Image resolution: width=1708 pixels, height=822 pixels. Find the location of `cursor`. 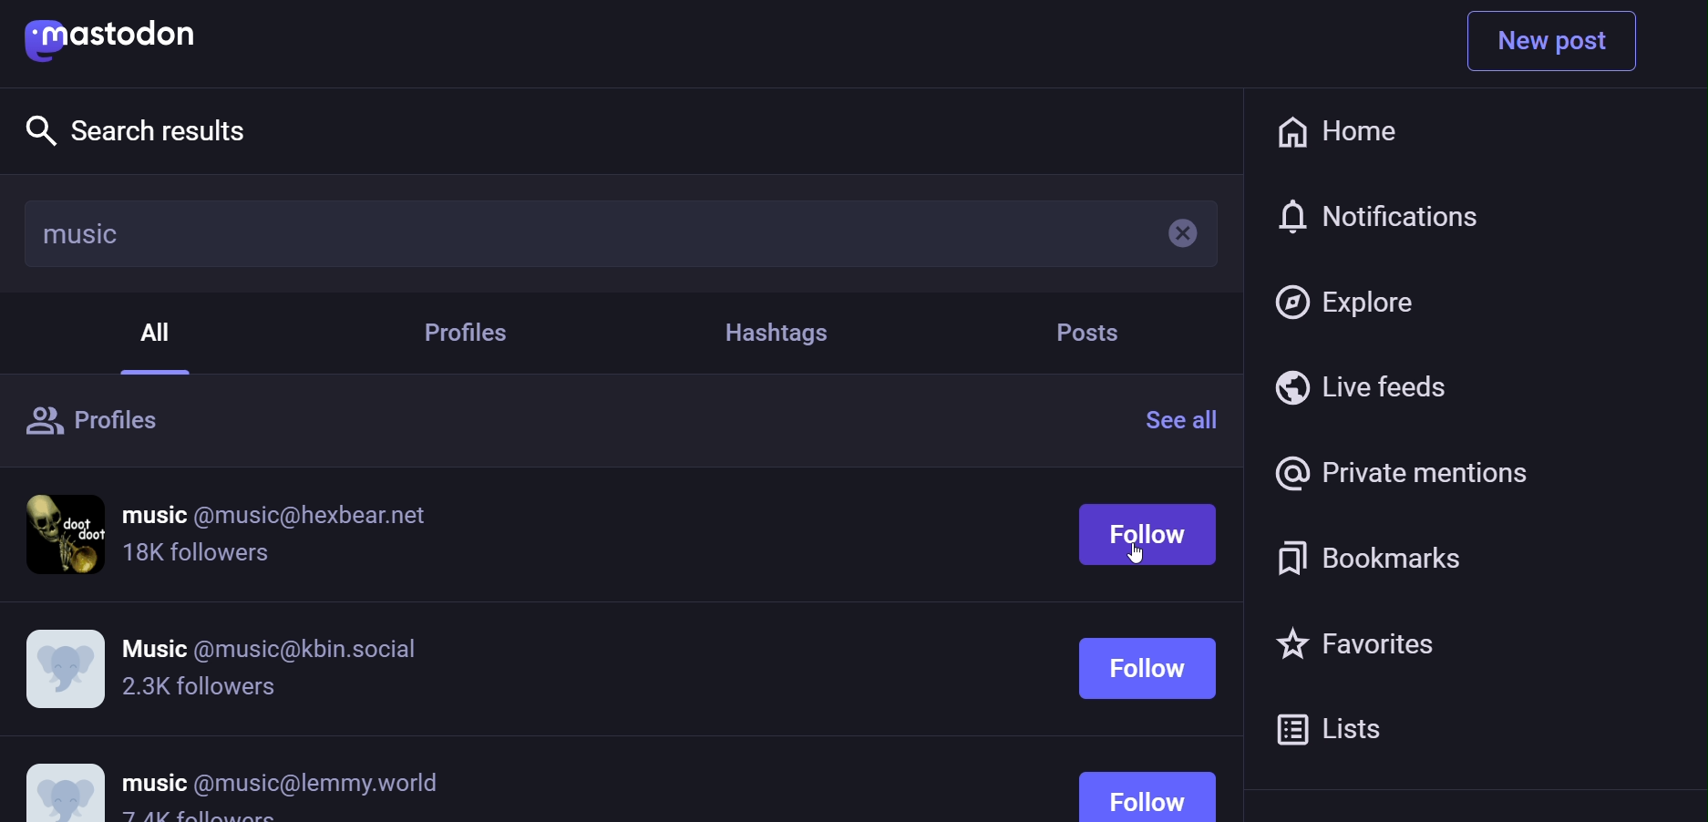

cursor is located at coordinates (1148, 559).